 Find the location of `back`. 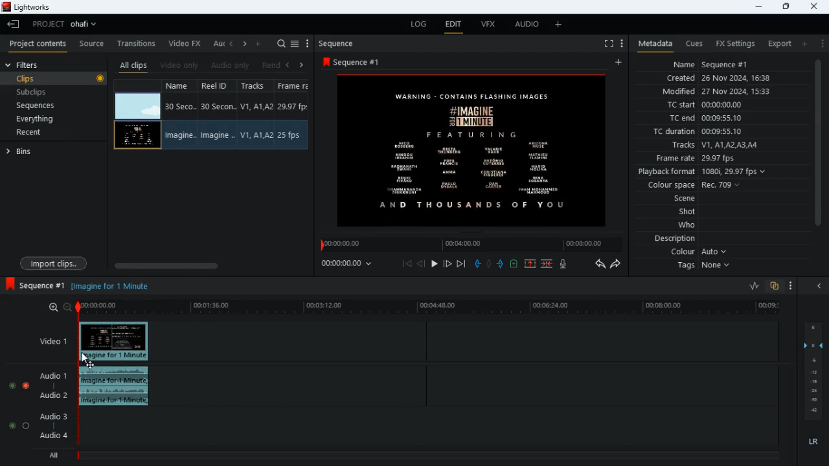

back is located at coordinates (14, 25).